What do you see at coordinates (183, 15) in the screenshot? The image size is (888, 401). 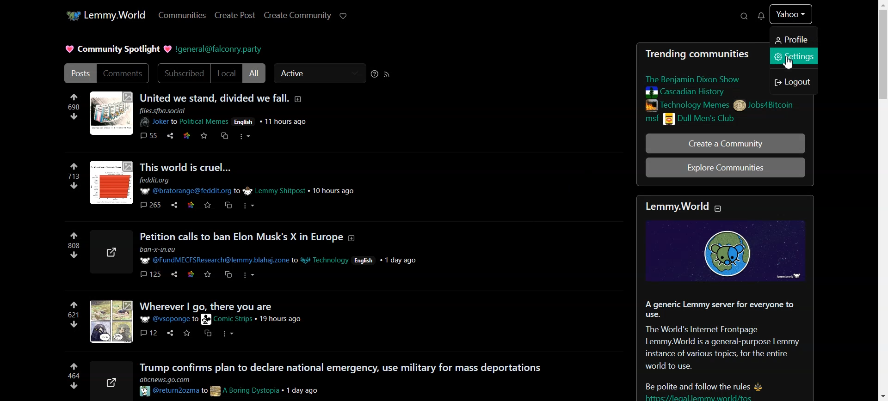 I see `Communities` at bounding box center [183, 15].